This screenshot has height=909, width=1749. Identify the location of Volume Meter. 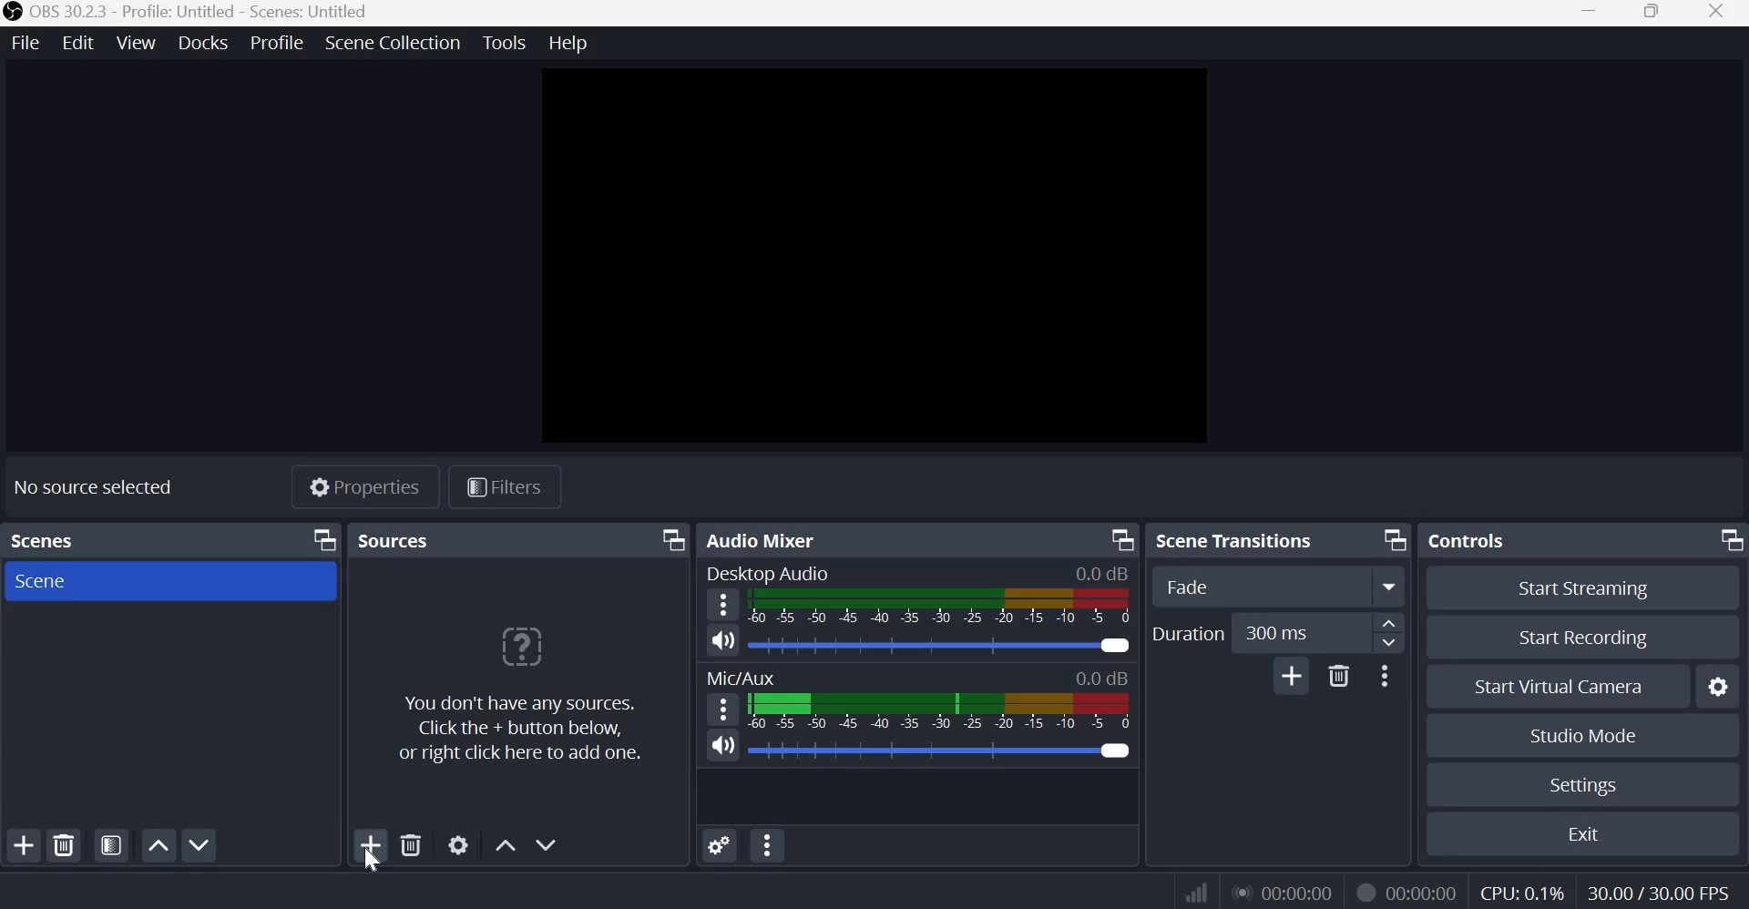
(938, 607).